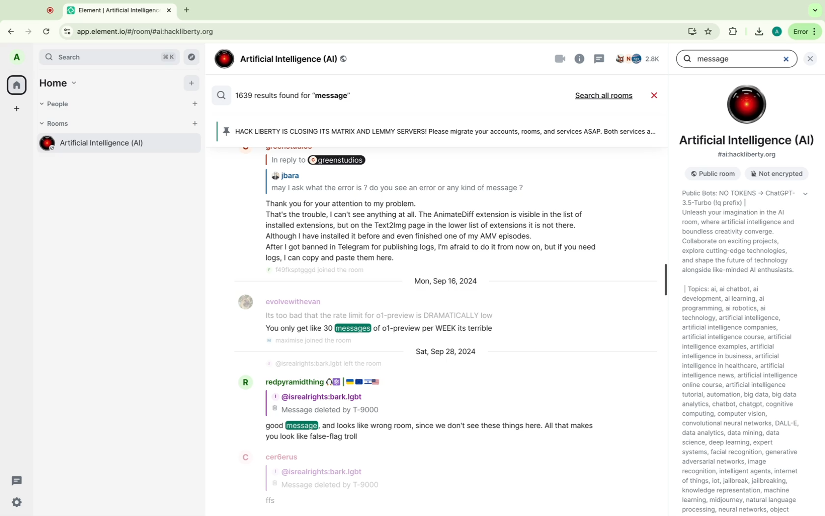 The width and height of the screenshot is (825, 516). What do you see at coordinates (193, 57) in the screenshot?
I see `explore rooms` at bounding box center [193, 57].